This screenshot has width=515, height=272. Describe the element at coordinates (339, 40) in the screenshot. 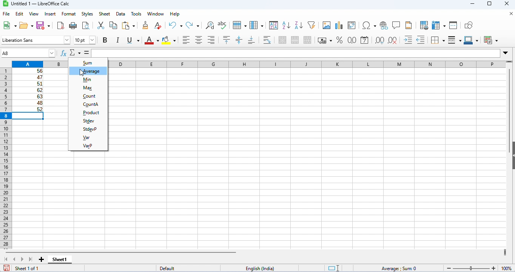

I see `format as percent` at that location.